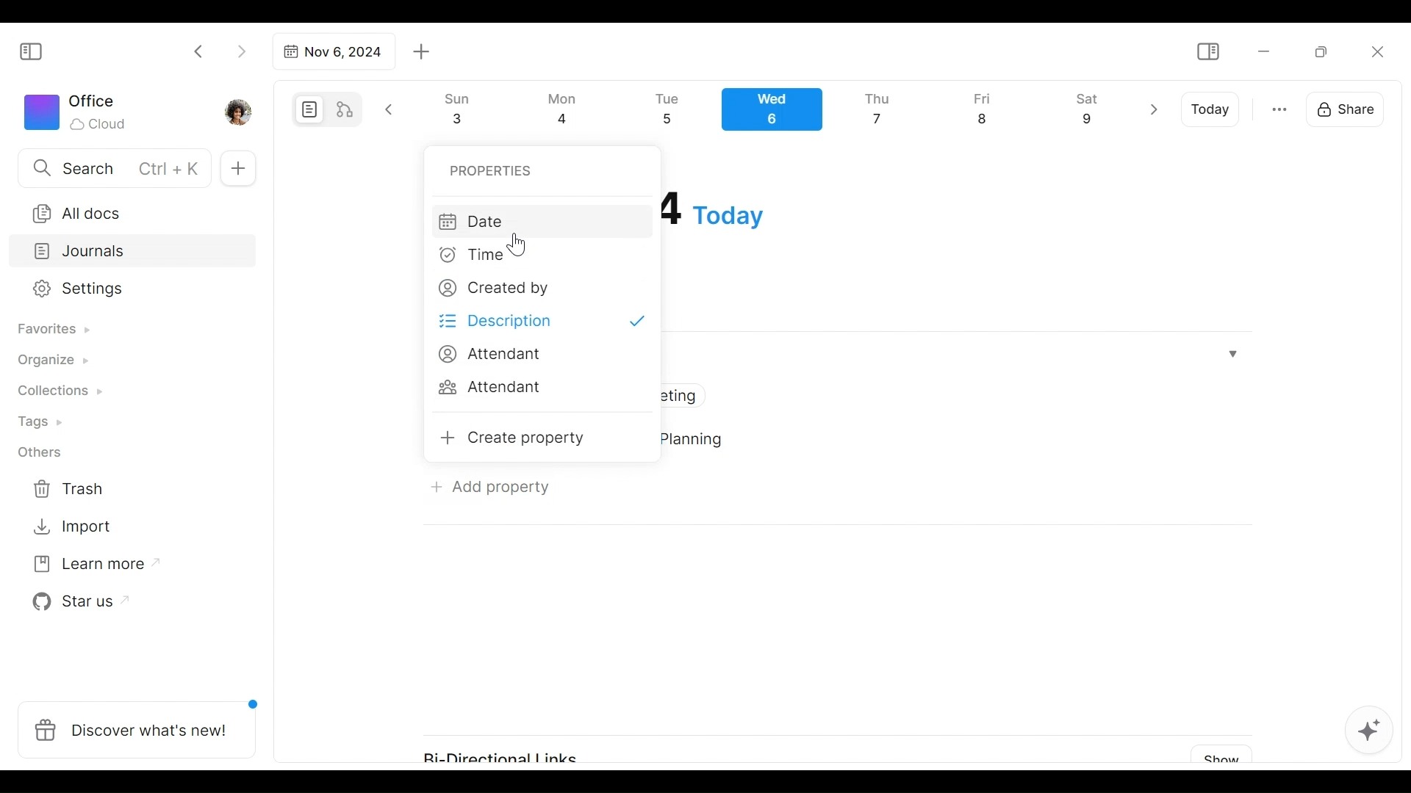  What do you see at coordinates (241, 50) in the screenshot?
I see `Click to go forward` at bounding box center [241, 50].